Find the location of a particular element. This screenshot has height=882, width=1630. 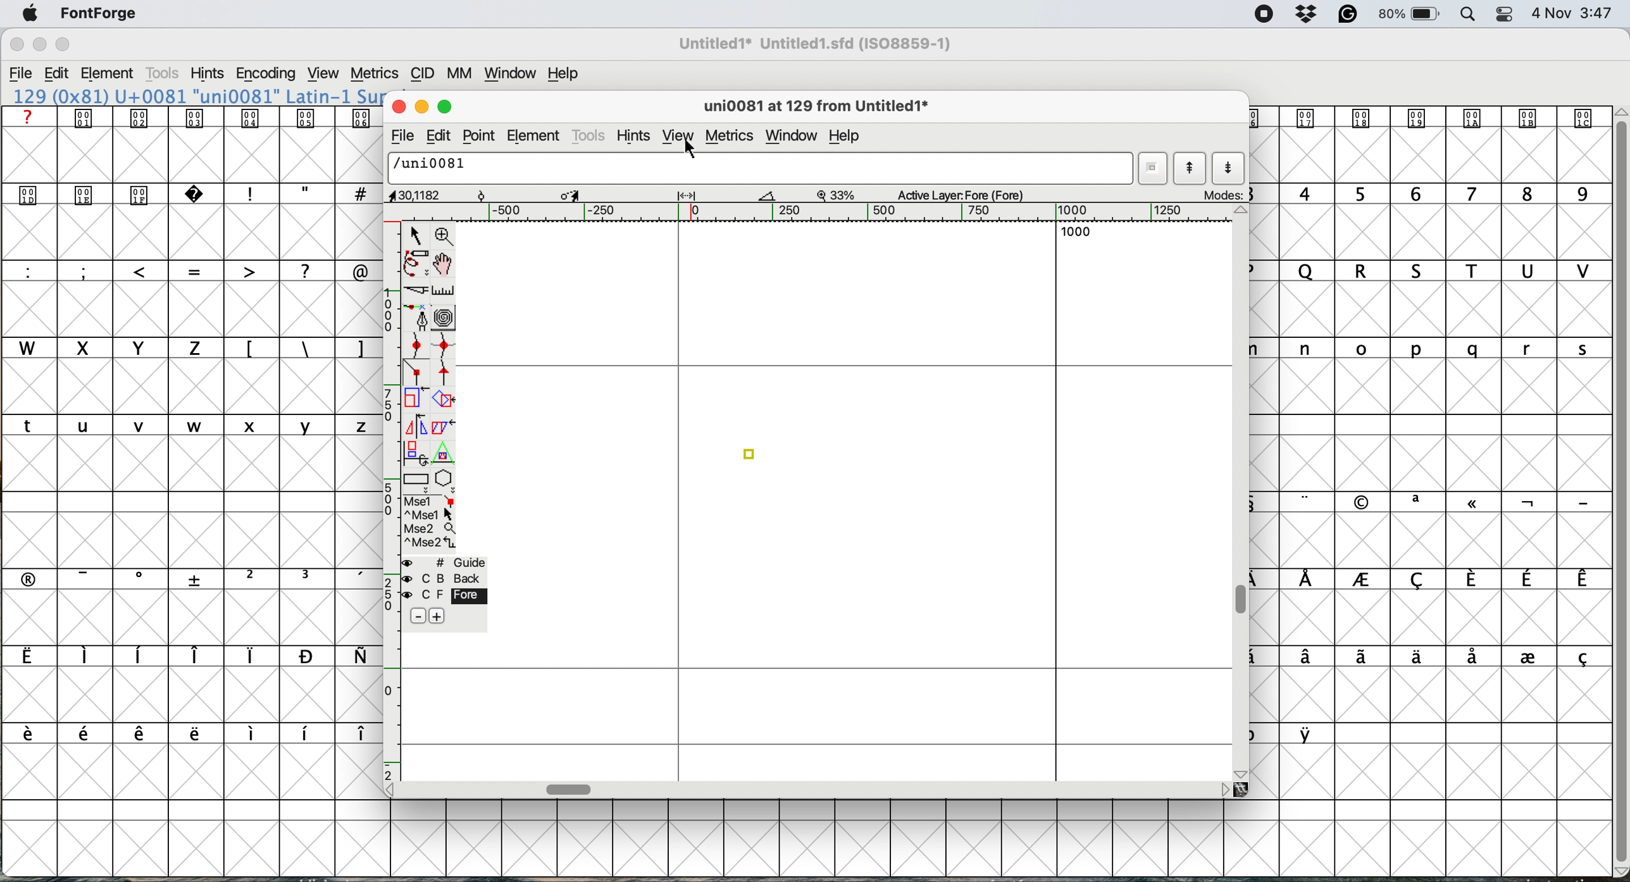

connector point is located at coordinates (418, 373).